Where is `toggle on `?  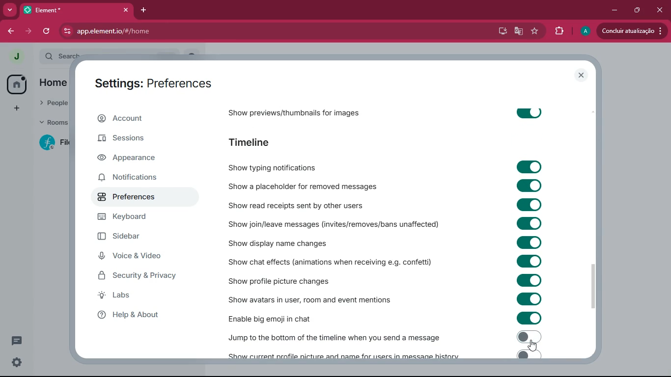 toggle on  is located at coordinates (529, 242).